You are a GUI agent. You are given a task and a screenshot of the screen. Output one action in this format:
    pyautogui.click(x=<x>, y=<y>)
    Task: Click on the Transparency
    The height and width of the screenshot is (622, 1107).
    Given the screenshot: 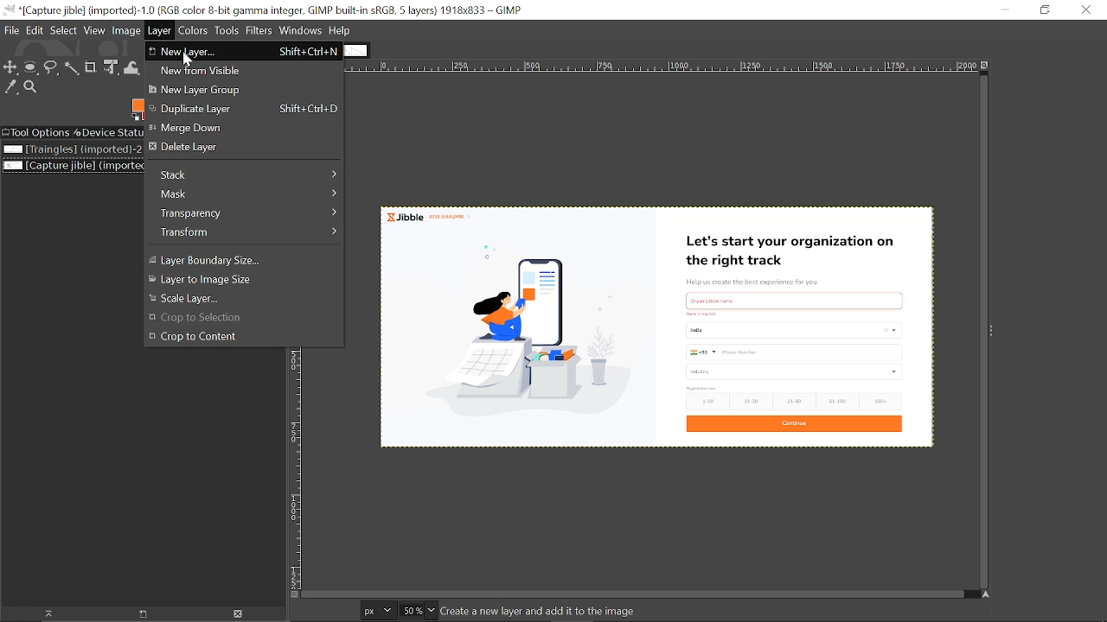 What is the action you would take?
    pyautogui.click(x=247, y=213)
    